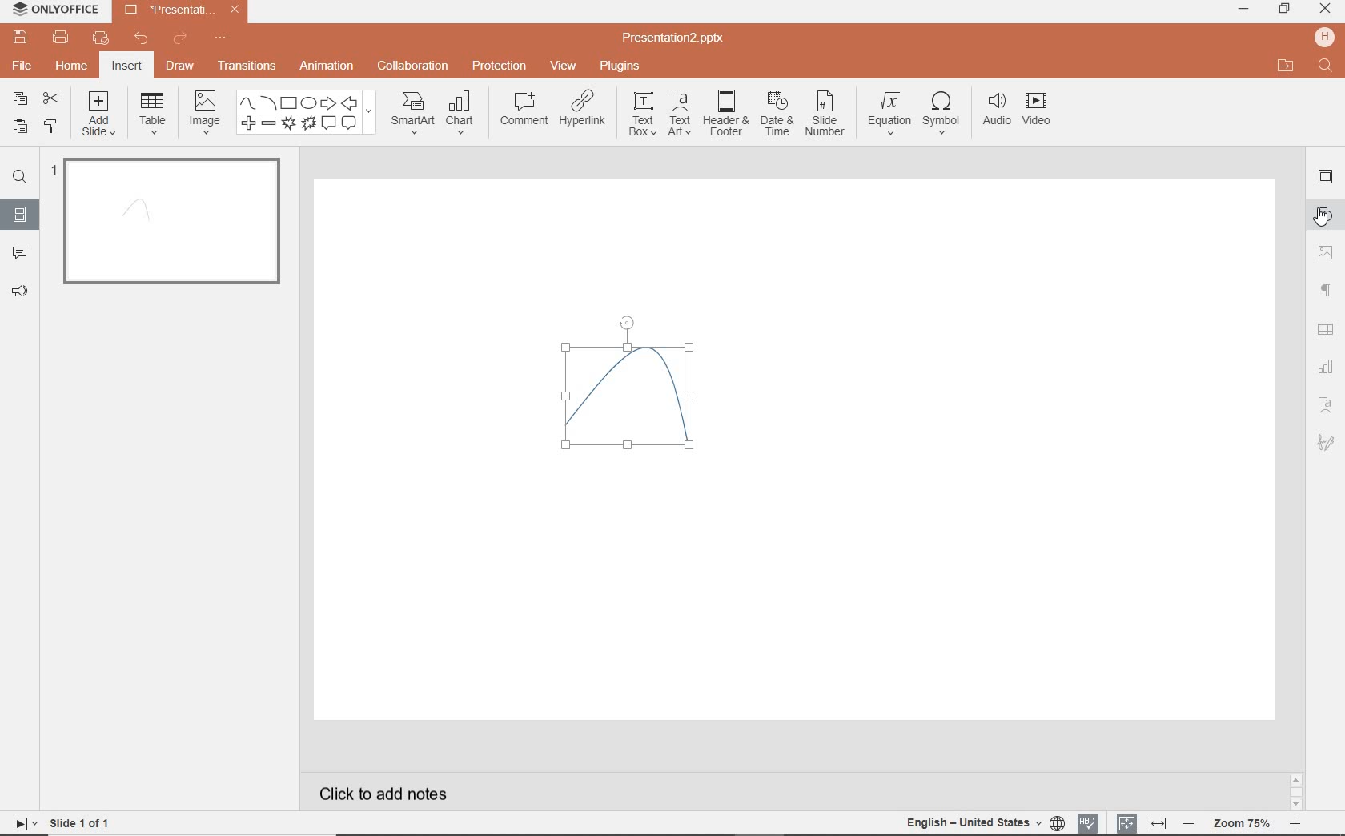 This screenshot has width=1345, height=836. I want to click on CHART, so click(464, 115).